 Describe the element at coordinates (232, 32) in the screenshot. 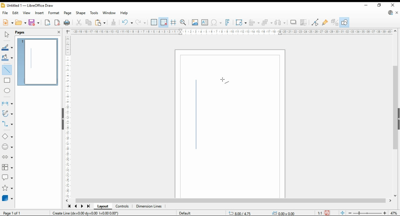

I see `horizontal scale` at that location.